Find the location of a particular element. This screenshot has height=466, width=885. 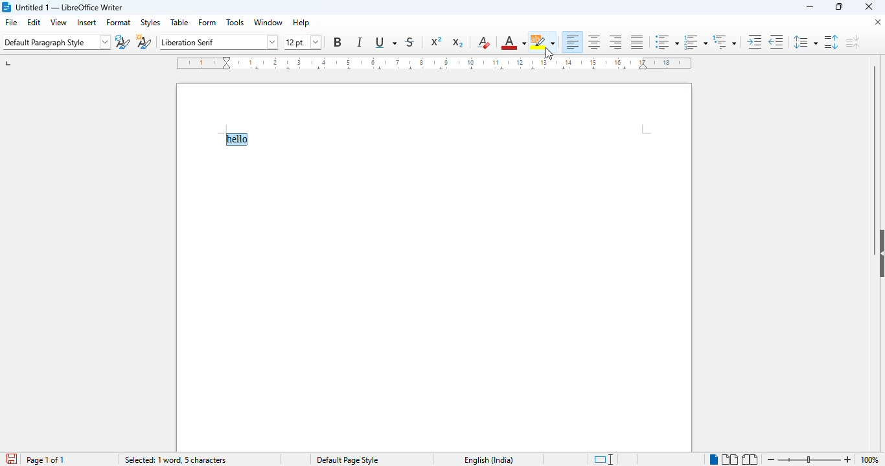

minimize is located at coordinates (811, 7).